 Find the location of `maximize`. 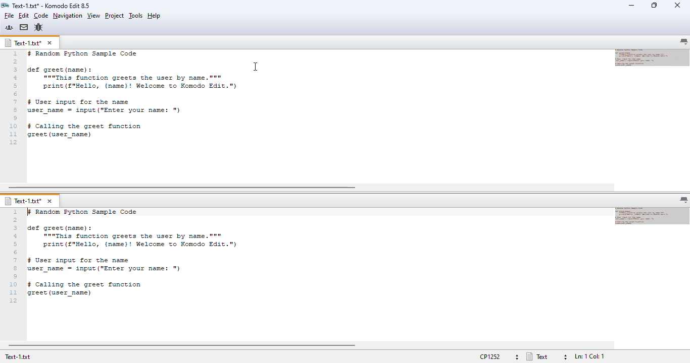

maximize is located at coordinates (654, 5).